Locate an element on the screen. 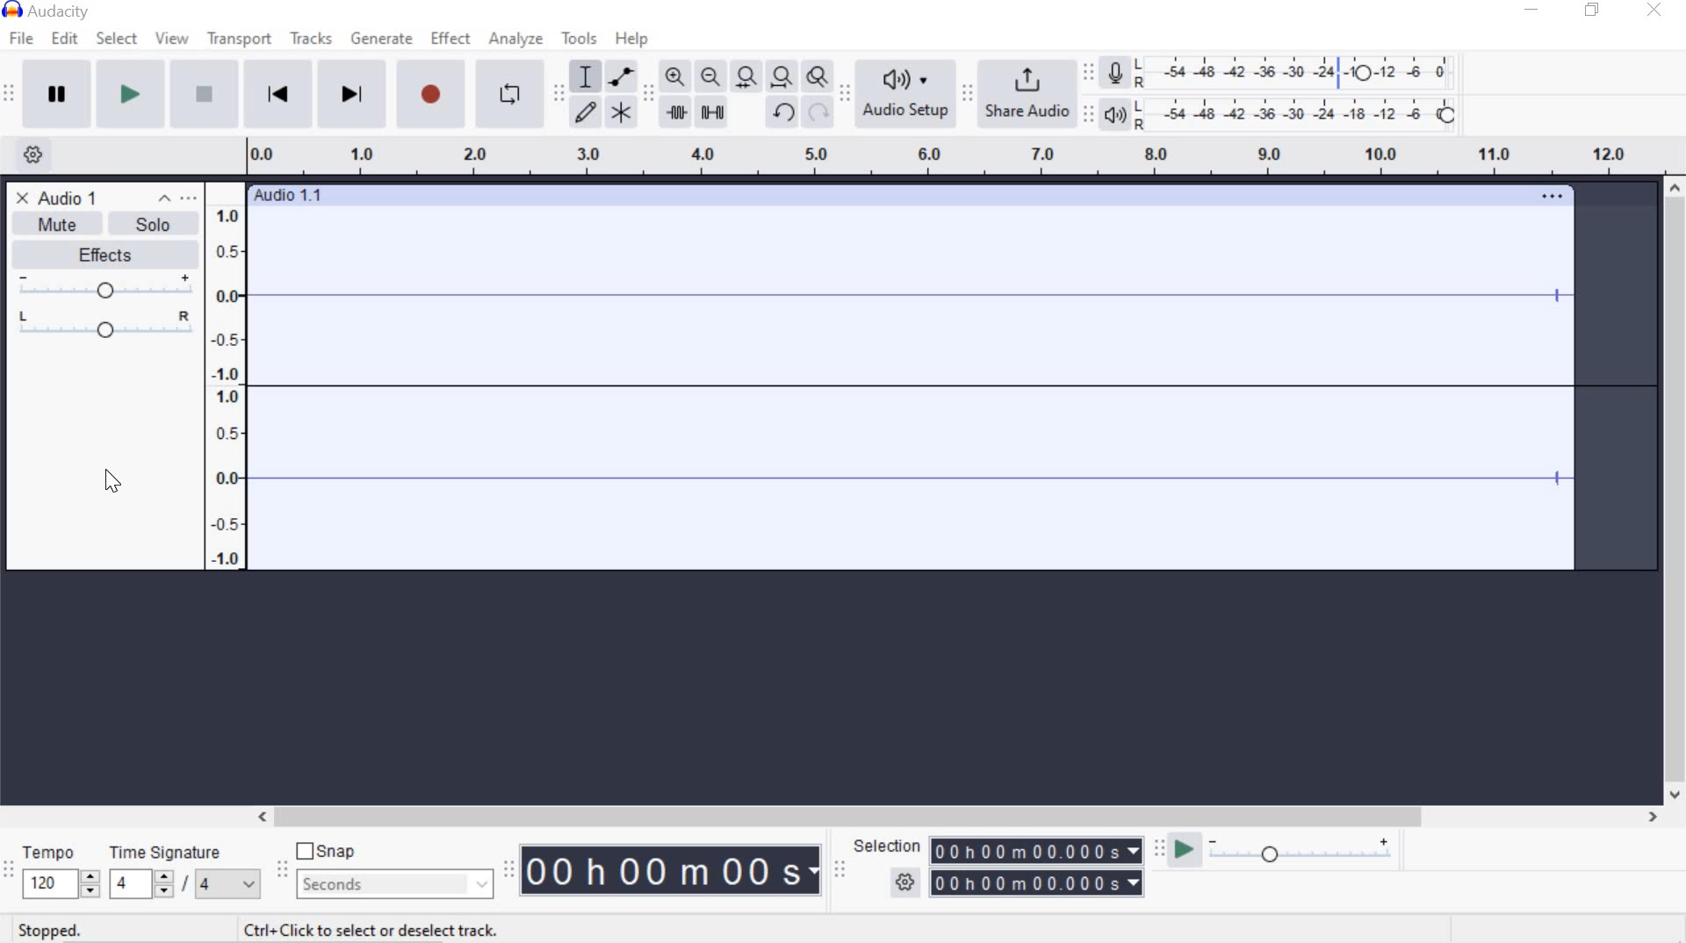 The image size is (1686, 943). snap is located at coordinates (332, 853).